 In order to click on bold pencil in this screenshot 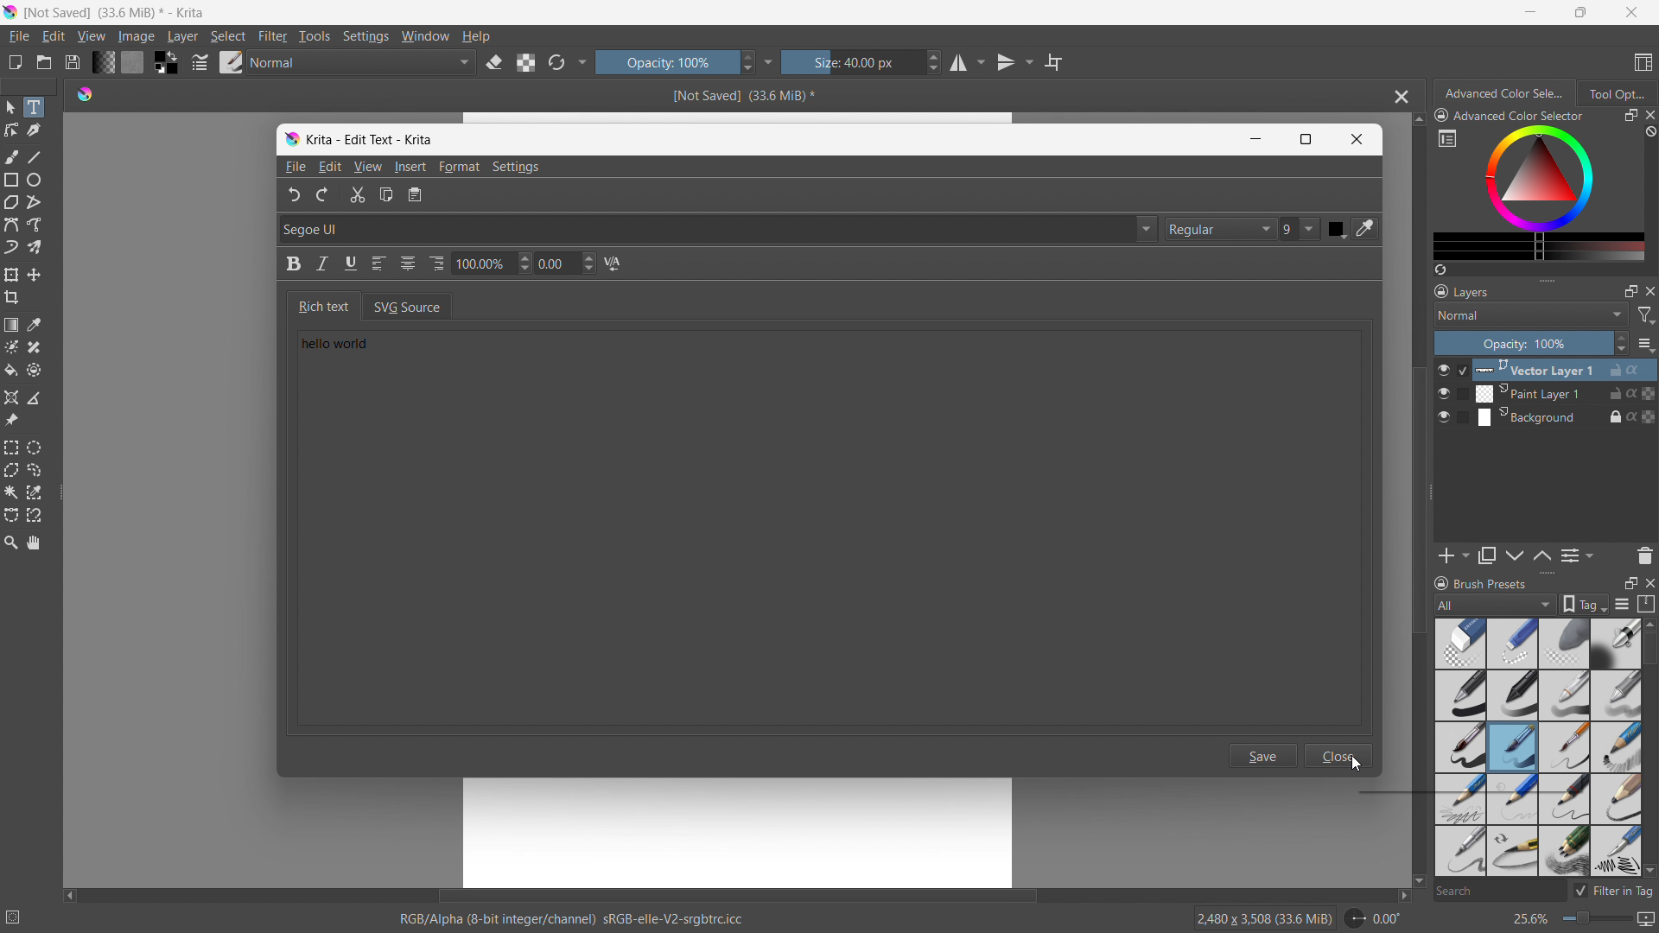, I will do `click(1618, 800)`.